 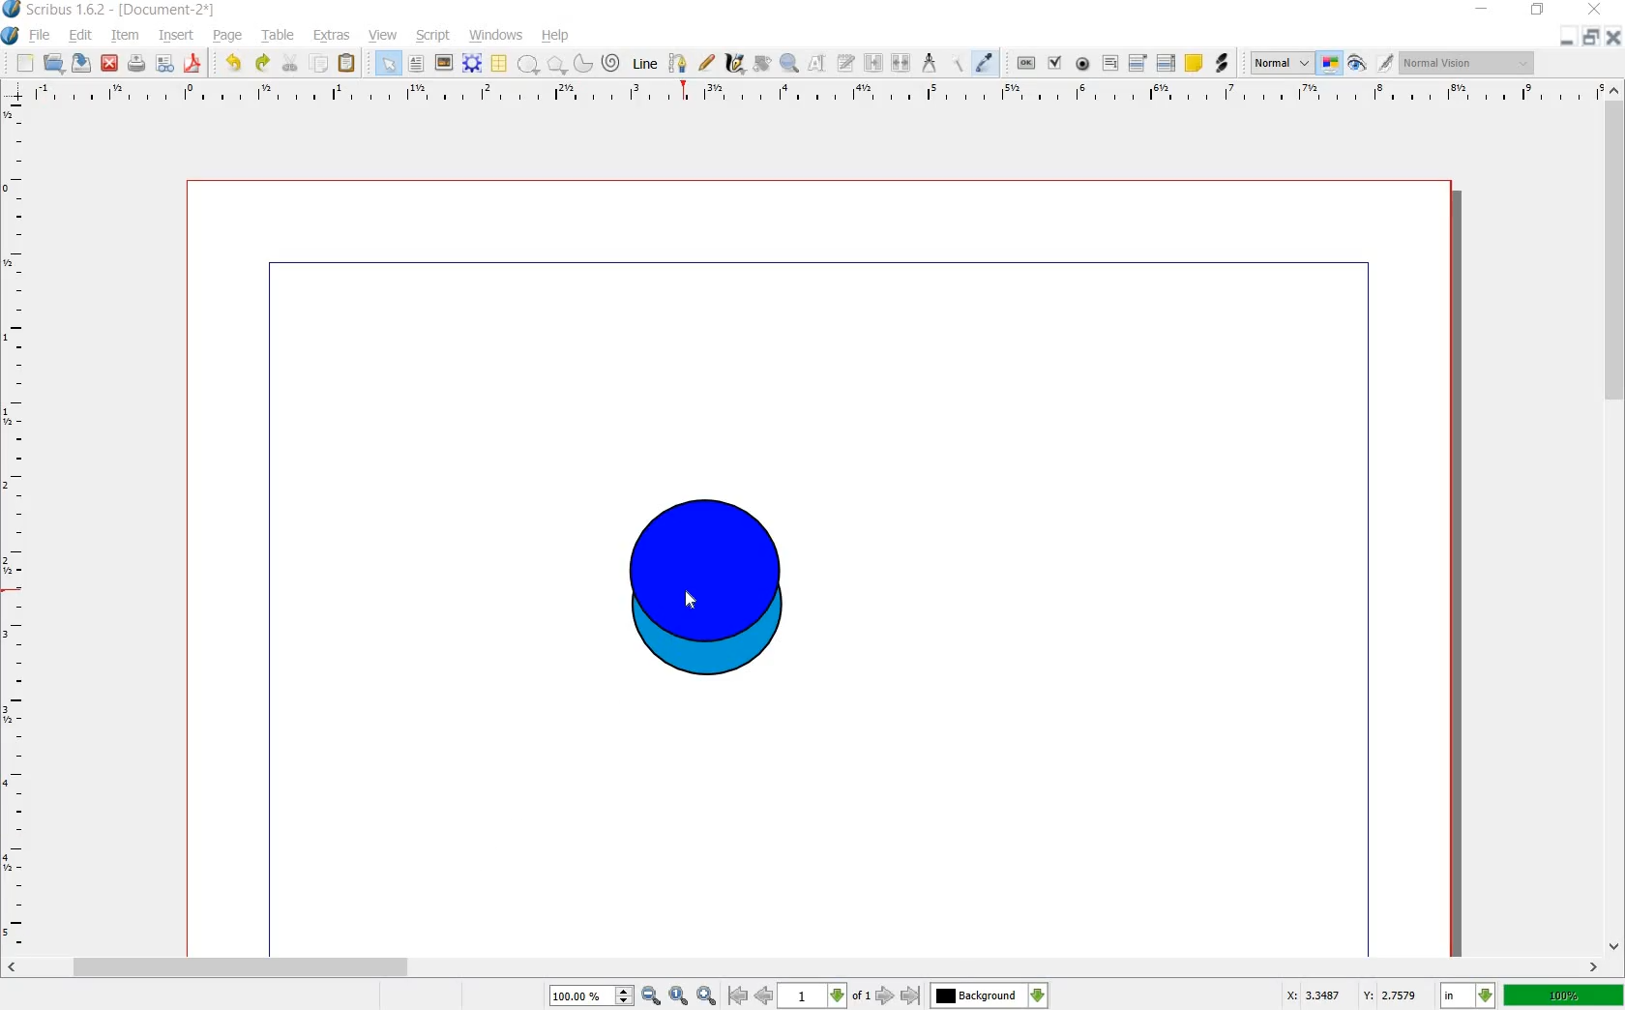 I want to click on calligraphic line, so click(x=734, y=66).